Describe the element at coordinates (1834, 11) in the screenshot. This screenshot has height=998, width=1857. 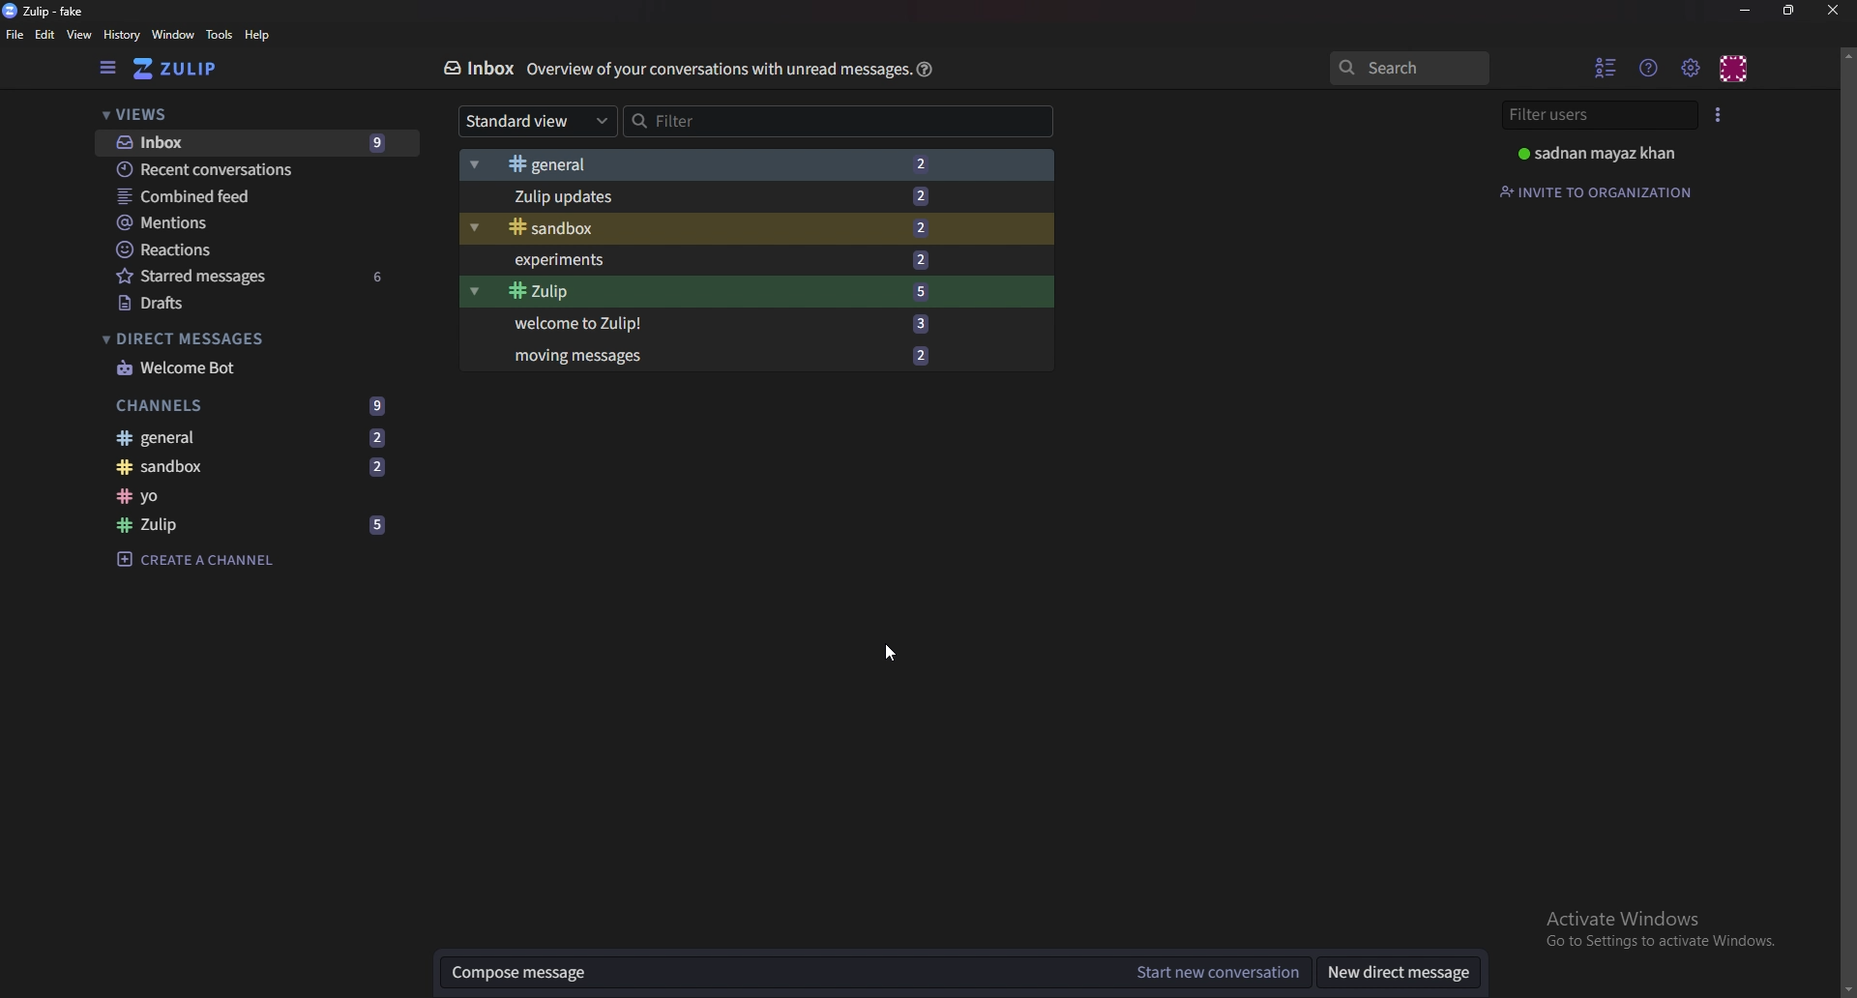
I see `Close` at that location.